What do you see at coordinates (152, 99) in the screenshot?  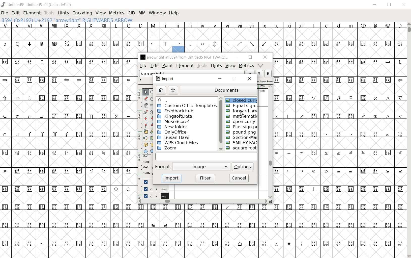 I see `scroll by hand` at bounding box center [152, 99].